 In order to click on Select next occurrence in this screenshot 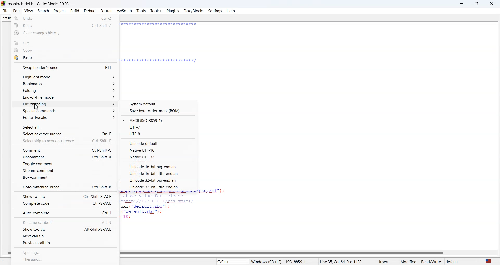, I will do `click(66, 133)`.